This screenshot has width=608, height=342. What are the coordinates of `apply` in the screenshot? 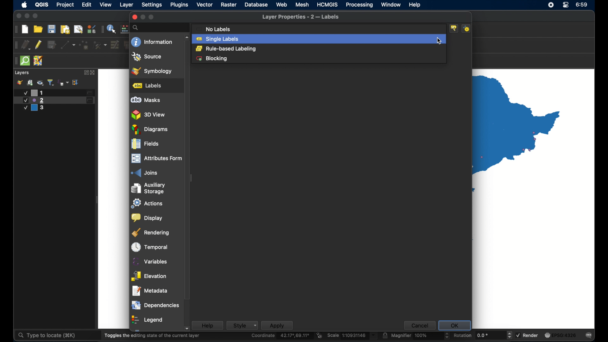 It's located at (277, 325).